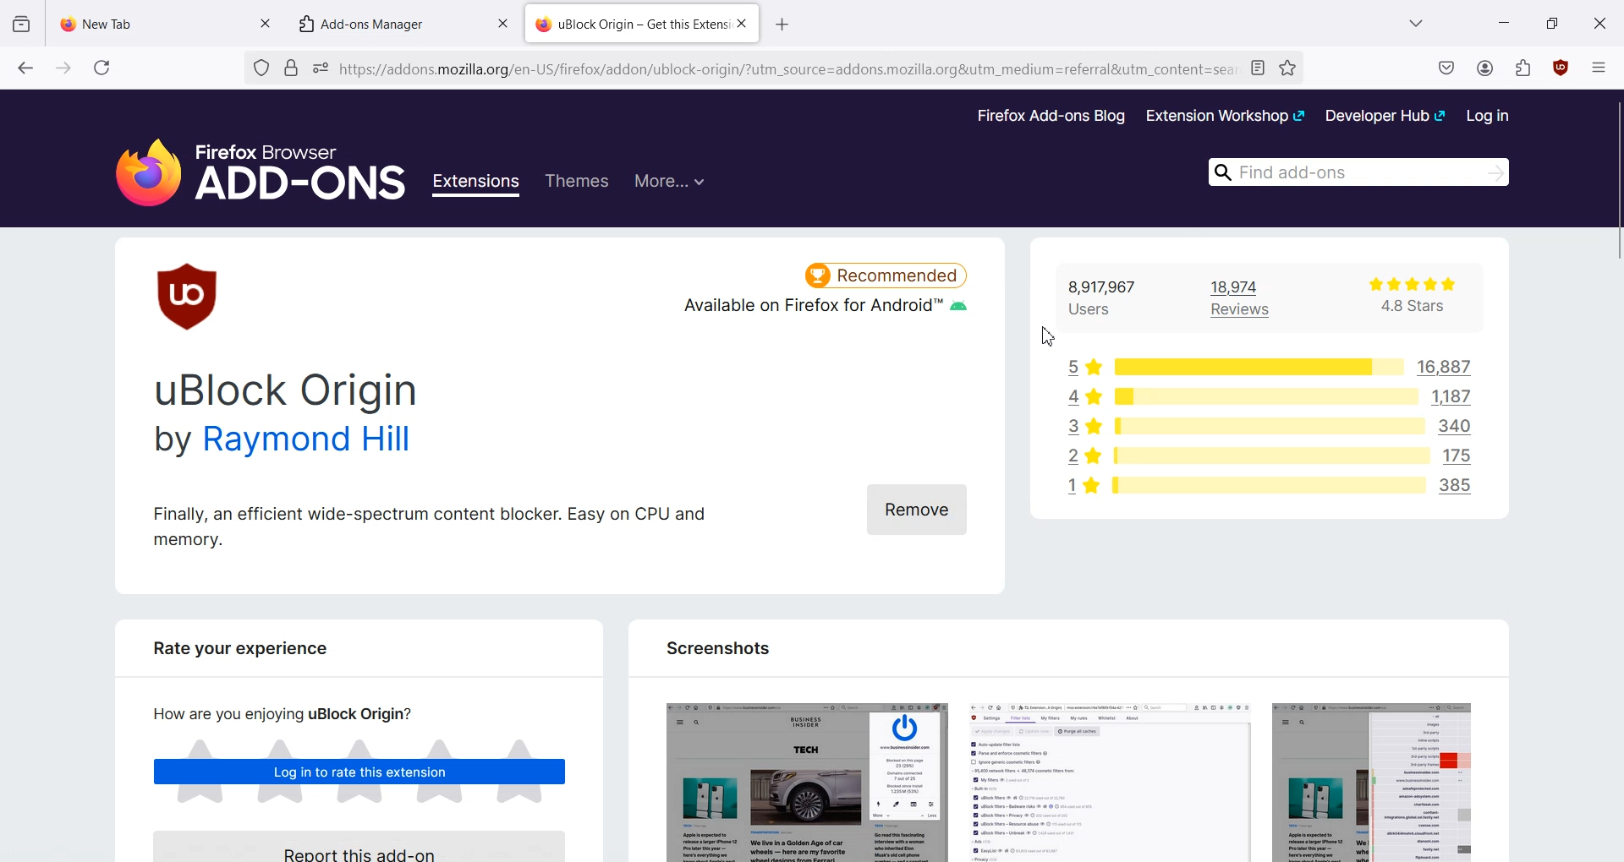 Image resolution: width=1624 pixels, height=862 pixels. Describe the element at coordinates (290, 417) in the screenshot. I see `uBlock Origin by Raymond Hill` at that location.